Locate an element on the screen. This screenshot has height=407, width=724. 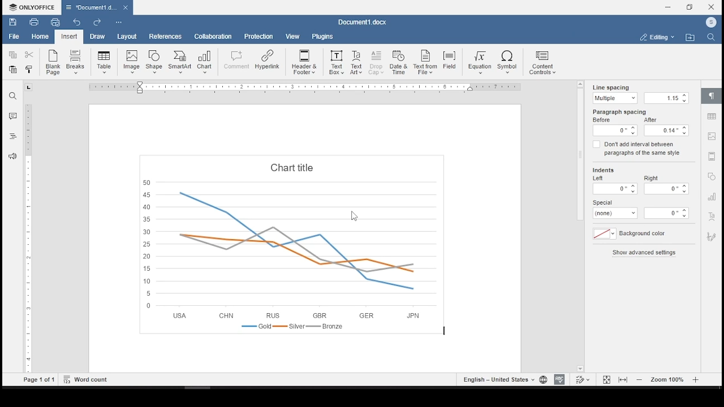
redo is located at coordinates (97, 23).